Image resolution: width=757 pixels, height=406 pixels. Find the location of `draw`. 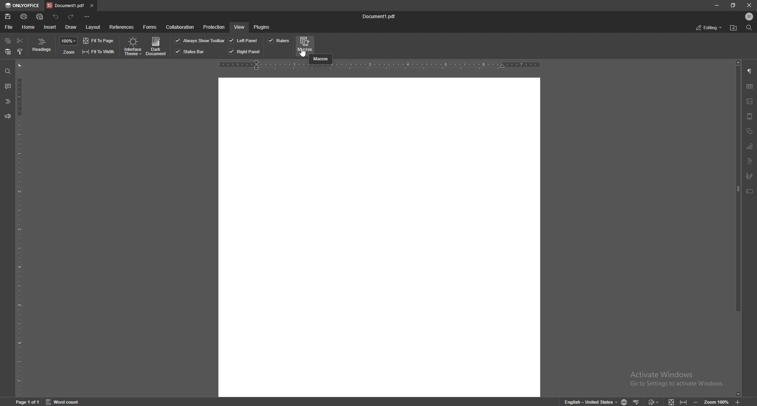

draw is located at coordinates (72, 26).